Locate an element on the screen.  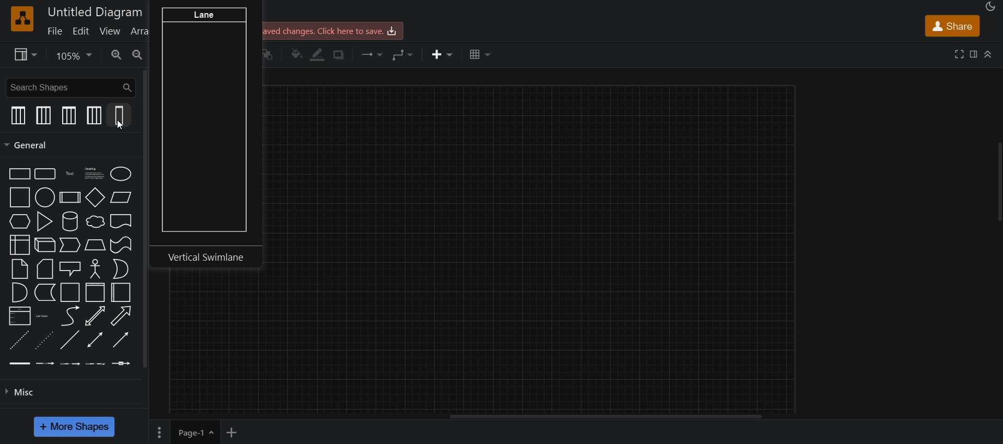
diamond is located at coordinates (95, 197).